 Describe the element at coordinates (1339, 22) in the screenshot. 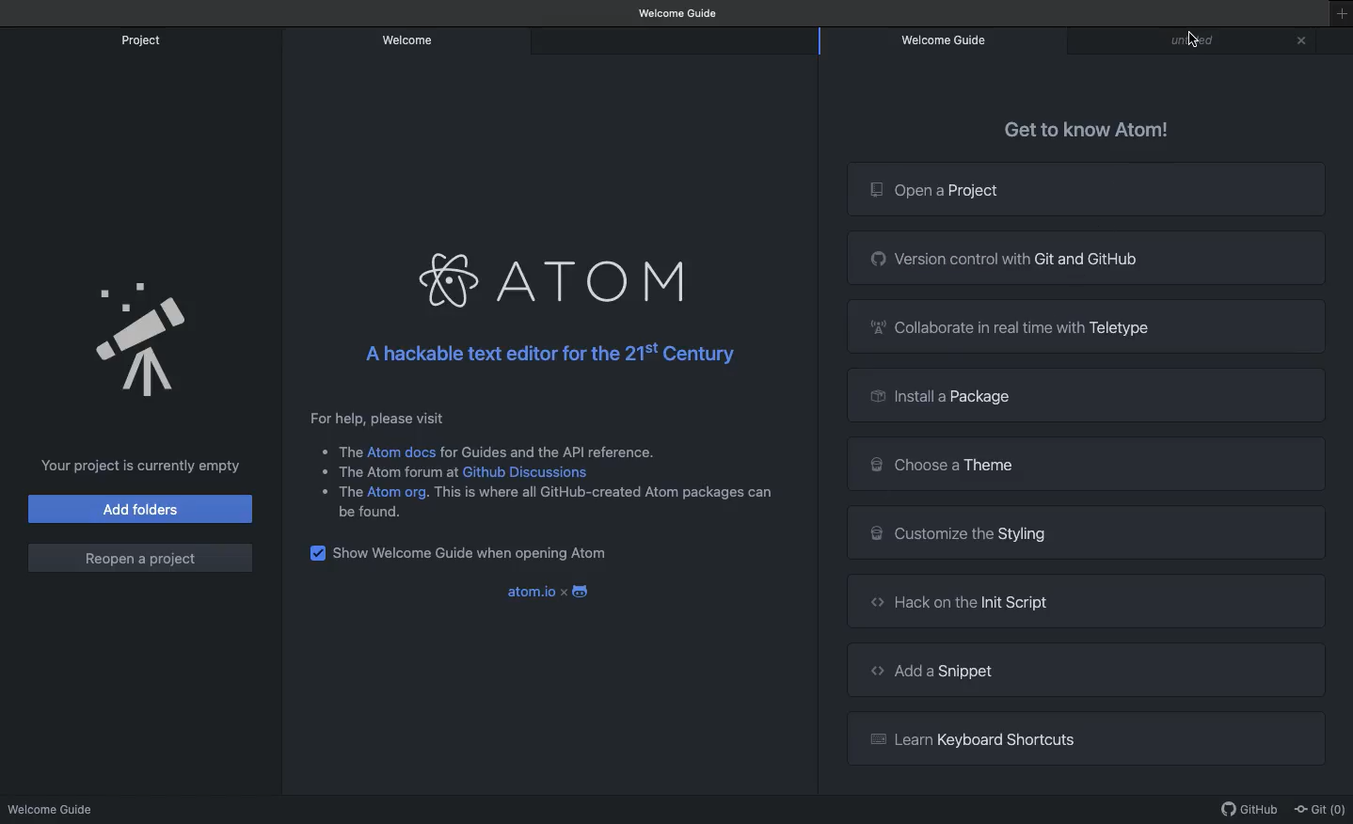

I see `New window` at that location.